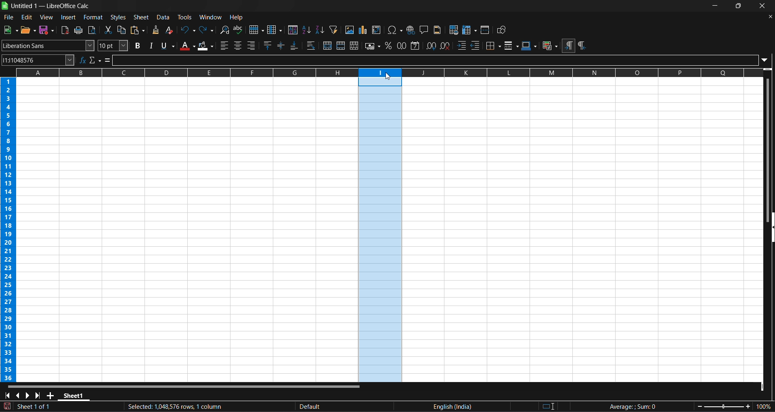 The image size is (775, 412). What do you see at coordinates (96, 60) in the screenshot?
I see `select function` at bounding box center [96, 60].